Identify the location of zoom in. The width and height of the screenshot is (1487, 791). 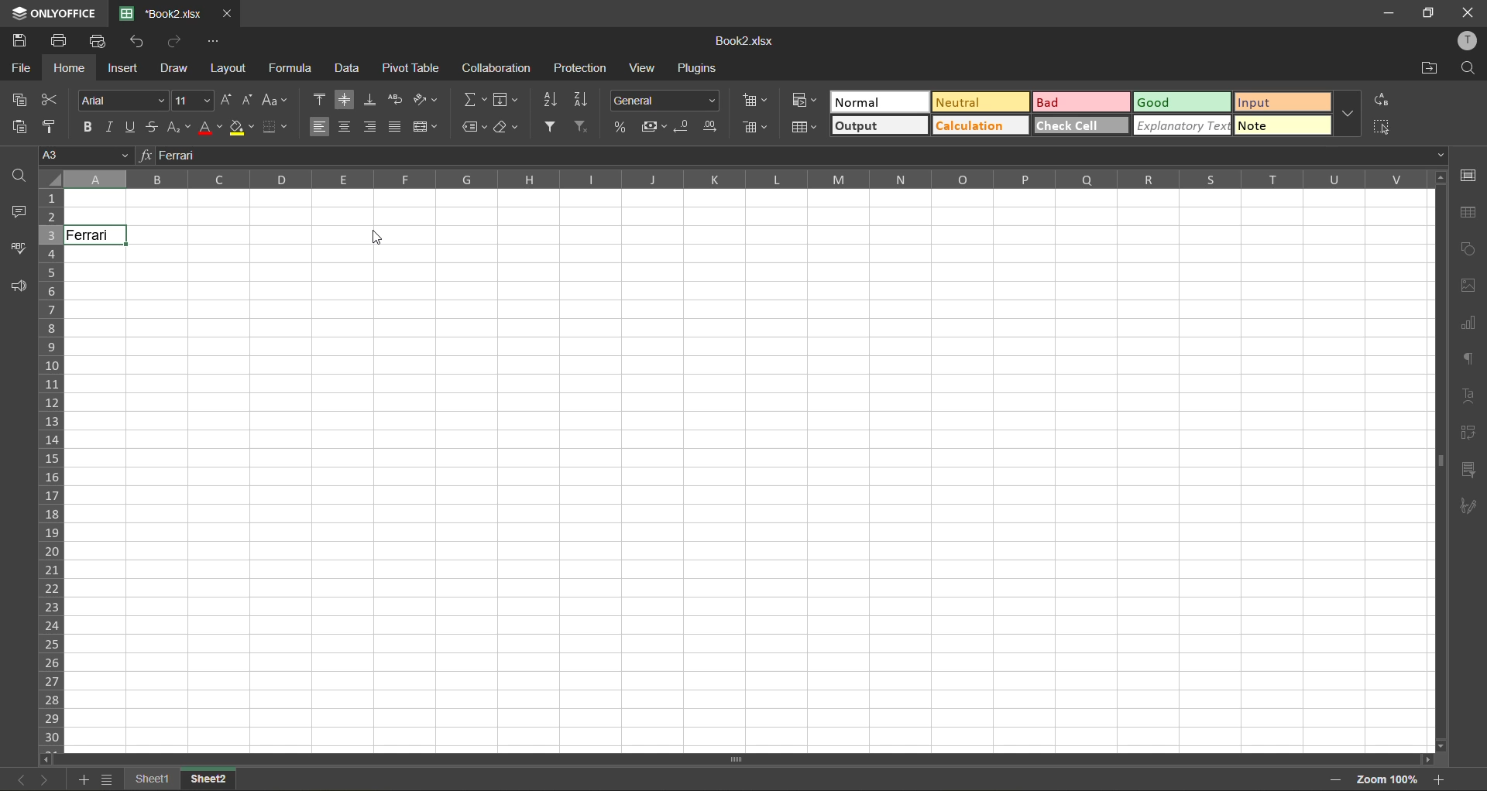
(1441, 779).